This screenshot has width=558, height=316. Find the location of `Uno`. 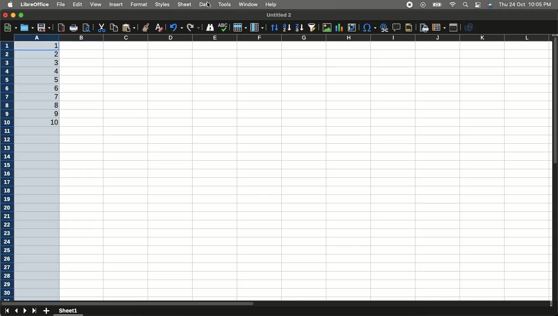

Uno is located at coordinates (176, 27).